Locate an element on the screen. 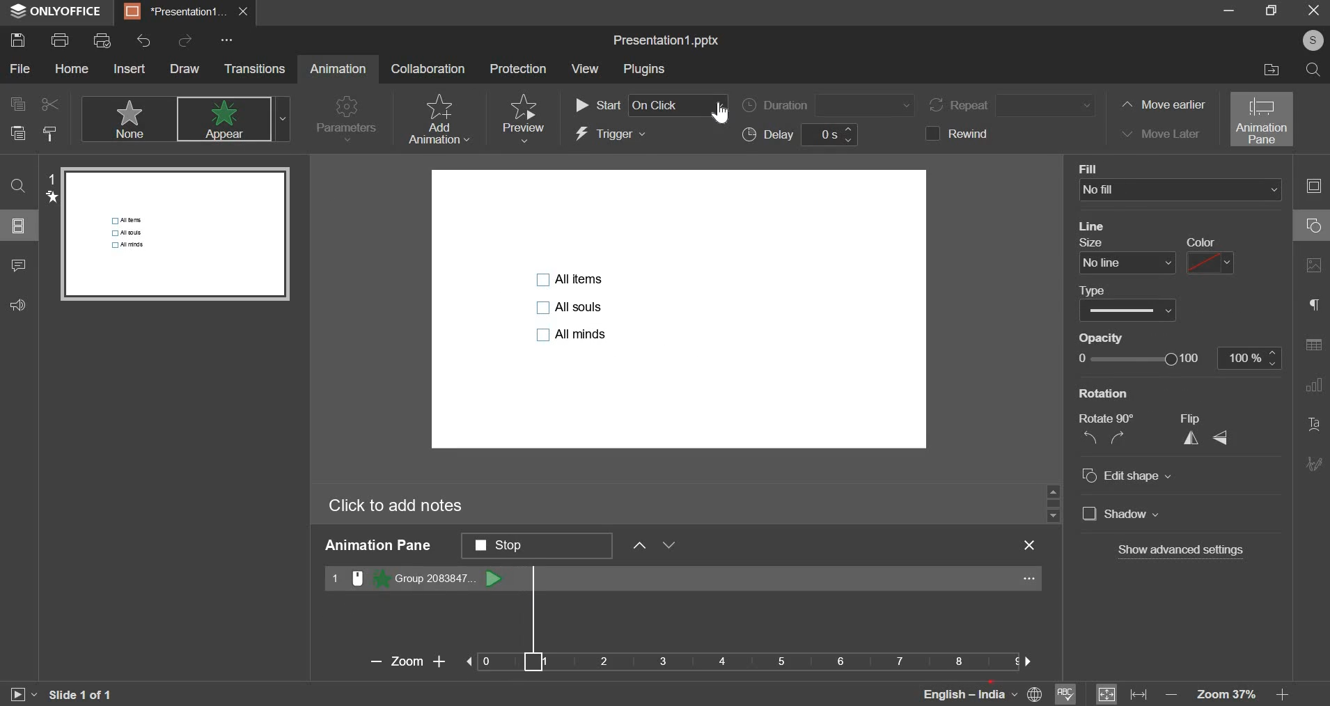 The image size is (1330, 706). copy style is located at coordinates (52, 133).